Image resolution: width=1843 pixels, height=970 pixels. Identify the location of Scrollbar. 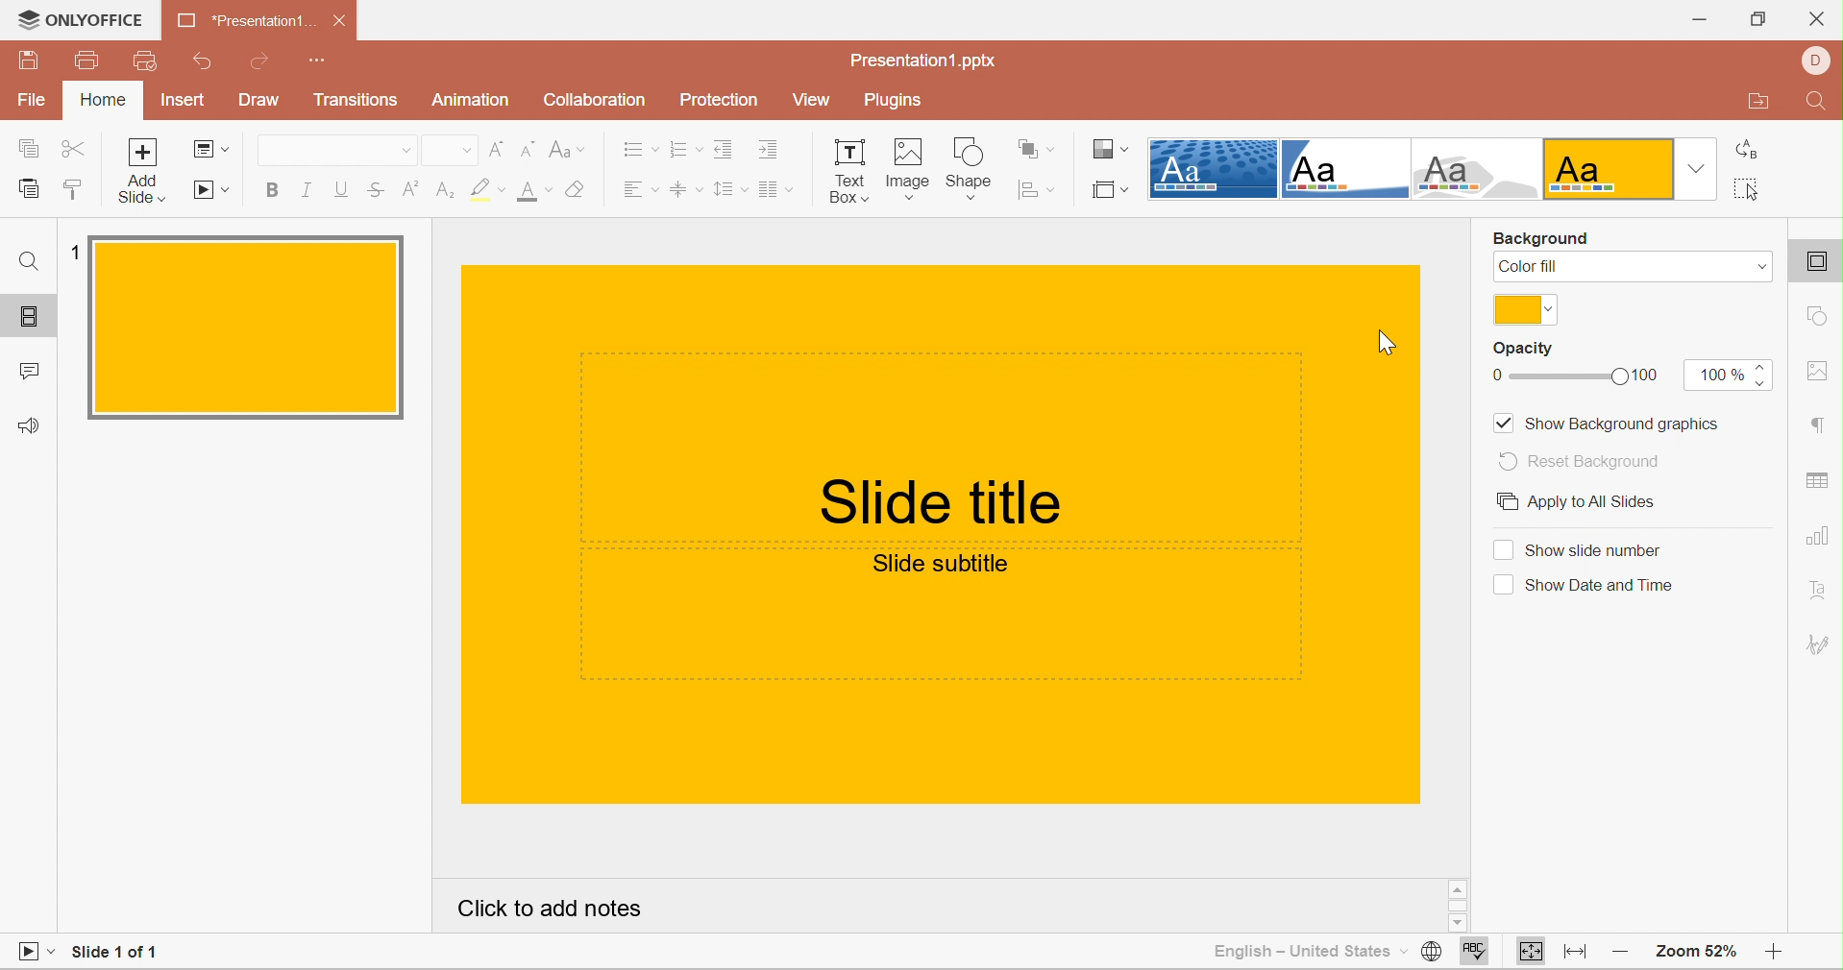
(1461, 904).